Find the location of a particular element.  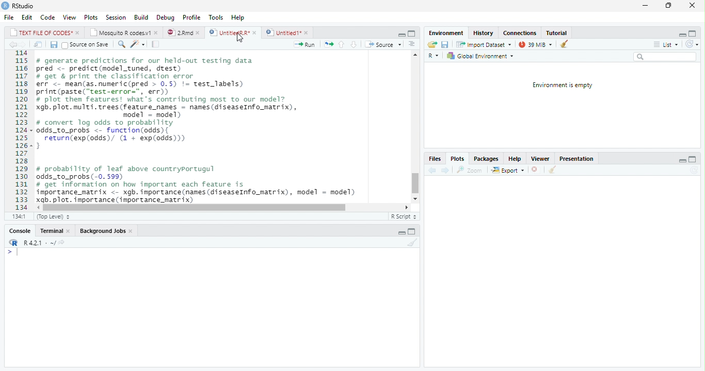

Terminal is located at coordinates (54, 231).